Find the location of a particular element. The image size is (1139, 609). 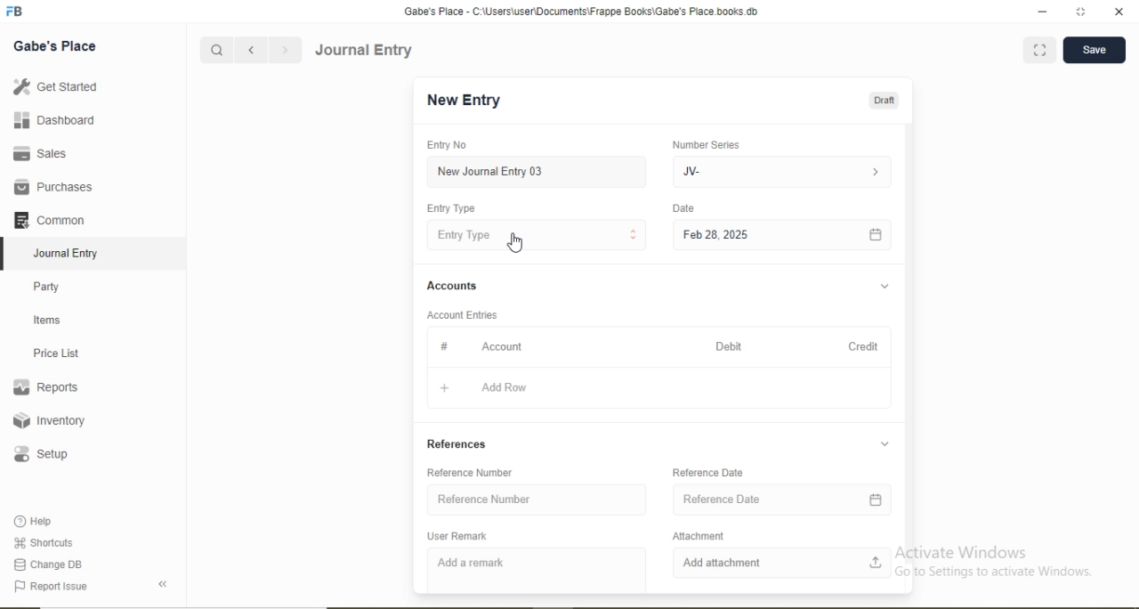

Number Series is located at coordinates (706, 145).